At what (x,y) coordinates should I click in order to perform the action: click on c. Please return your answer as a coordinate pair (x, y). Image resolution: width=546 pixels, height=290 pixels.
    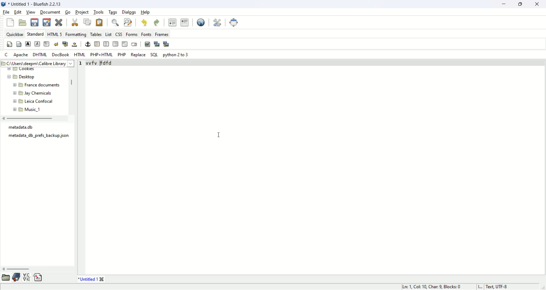
    Looking at the image, I should click on (7, 54).